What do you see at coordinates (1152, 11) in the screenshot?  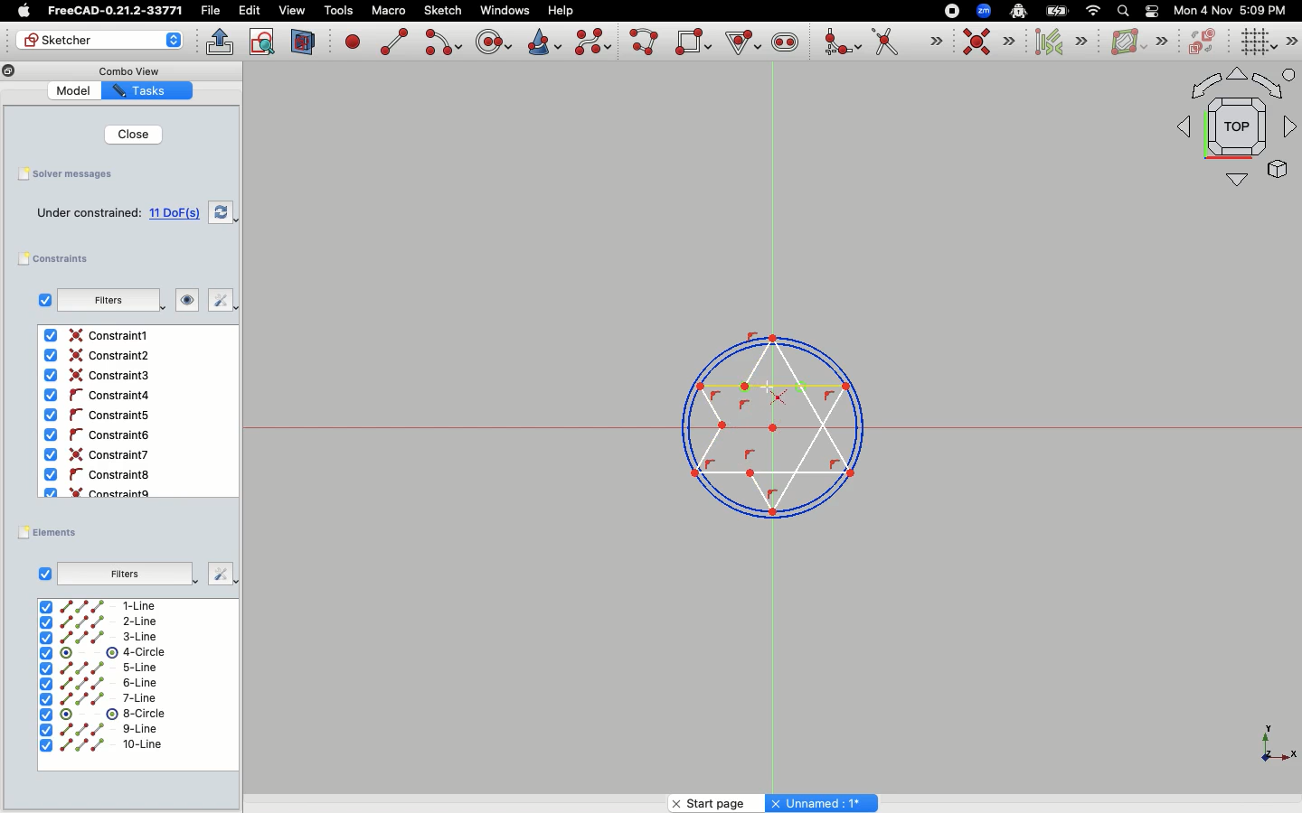 I see `Toggle` at bounding box center [1152, 11].